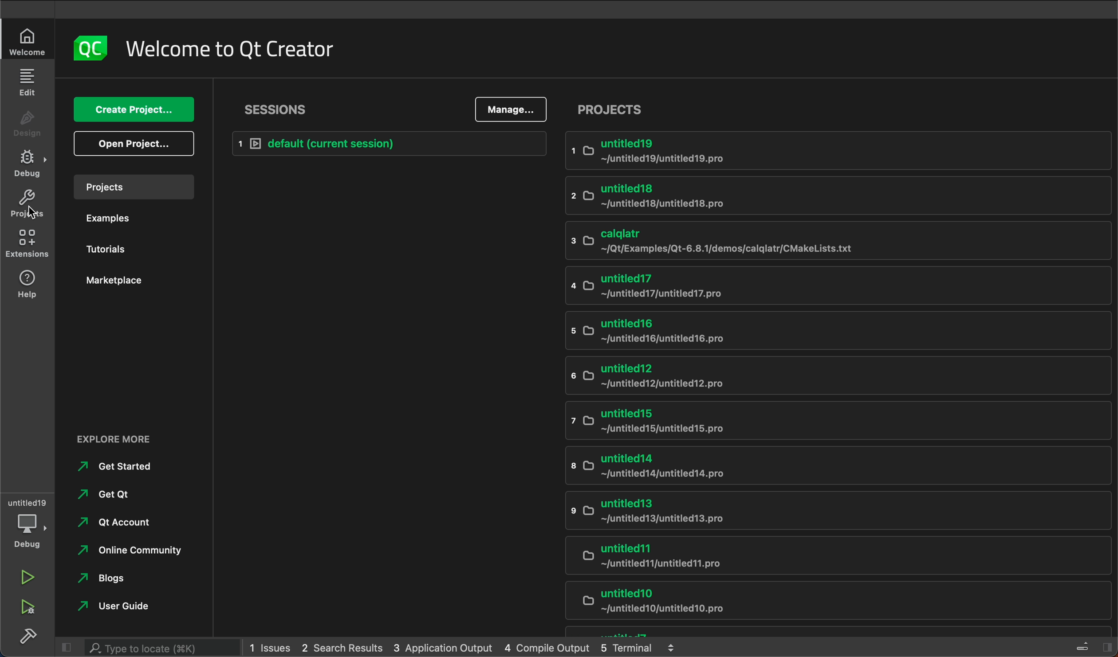  Describe the element at coordinates (834, 555) in the screenshot. I see `untitled11` at that location.